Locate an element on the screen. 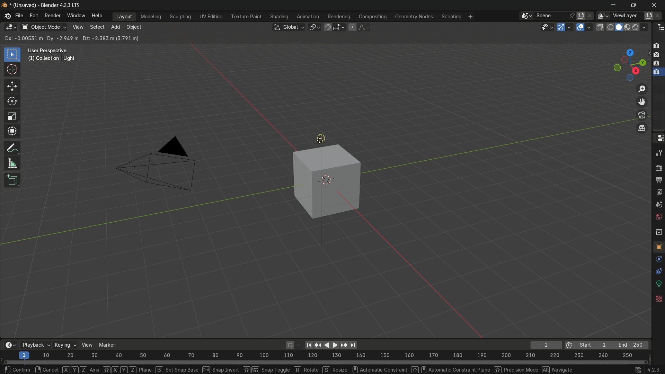 The height and width of the screenshot is (374, 665). rotate is located at coordinates (13, 101).